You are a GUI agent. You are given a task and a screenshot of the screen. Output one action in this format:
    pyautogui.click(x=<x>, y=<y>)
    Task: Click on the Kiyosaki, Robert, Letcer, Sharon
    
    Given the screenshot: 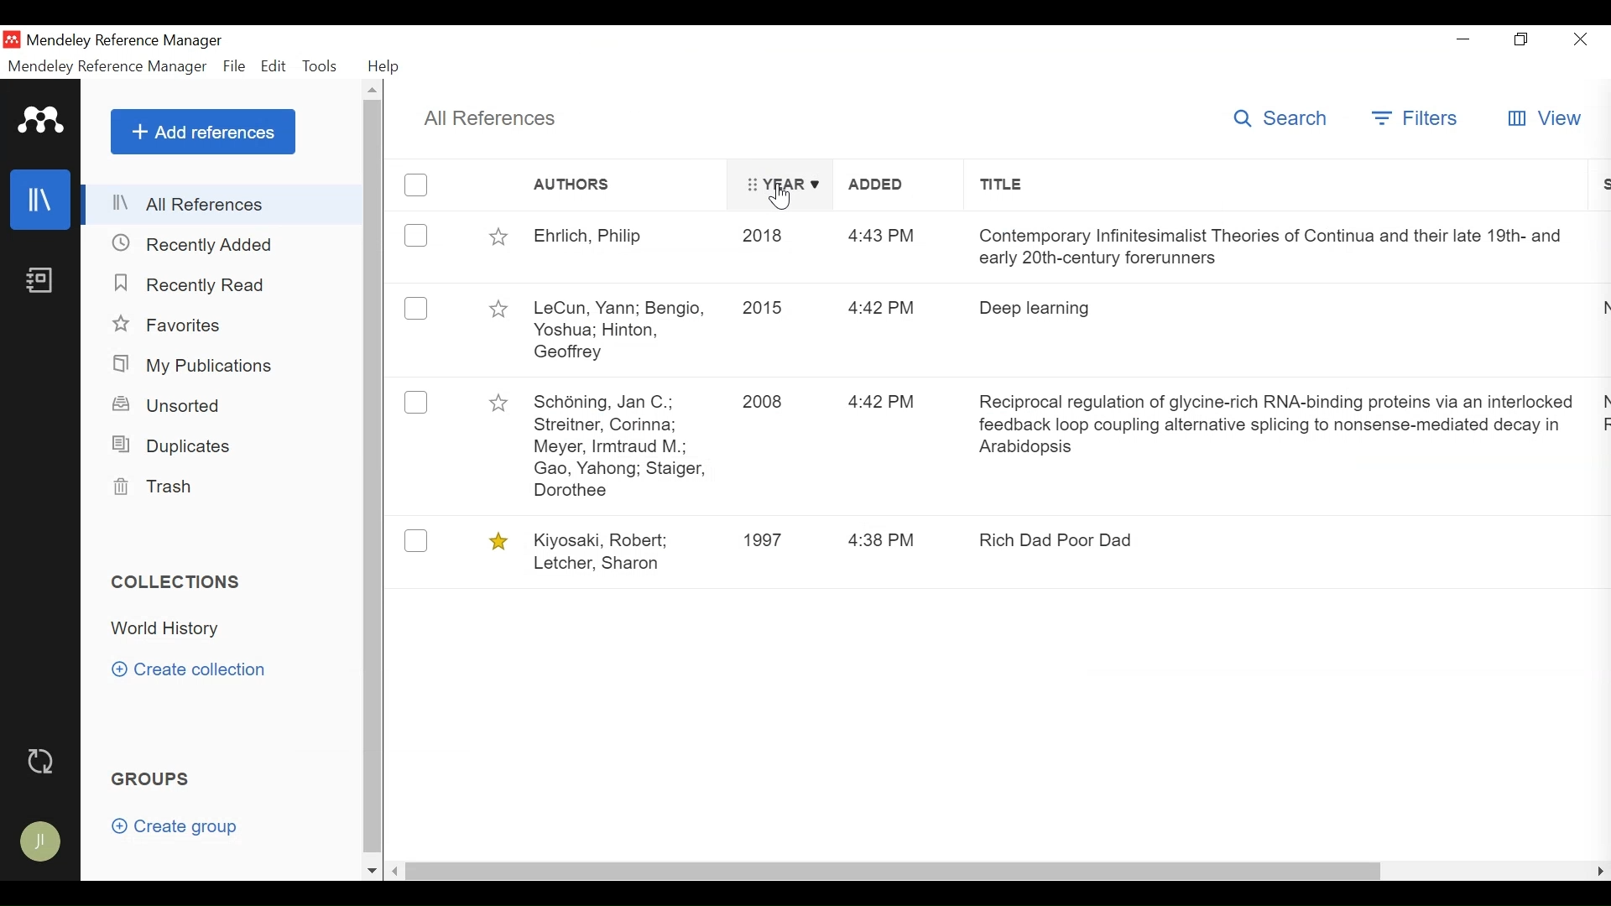 What is the action you would take?
    pyautogui.click(x=620, y=550)
    